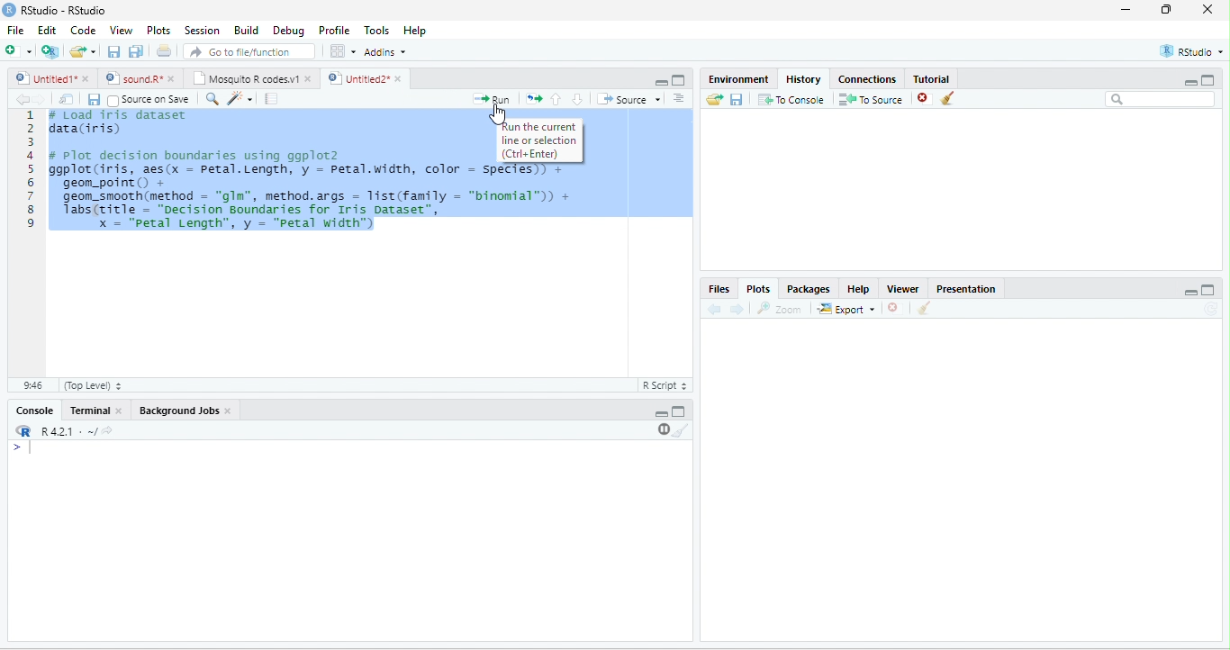 The width and height of the screenshot is (1230, 650). Describe the element at coordinates (8, 10) in the screenshot. I see `logo` at that location.